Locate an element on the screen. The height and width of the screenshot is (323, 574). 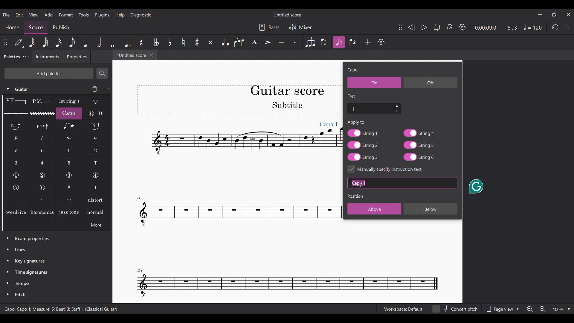
Publish is located at coordinates (61, 28).